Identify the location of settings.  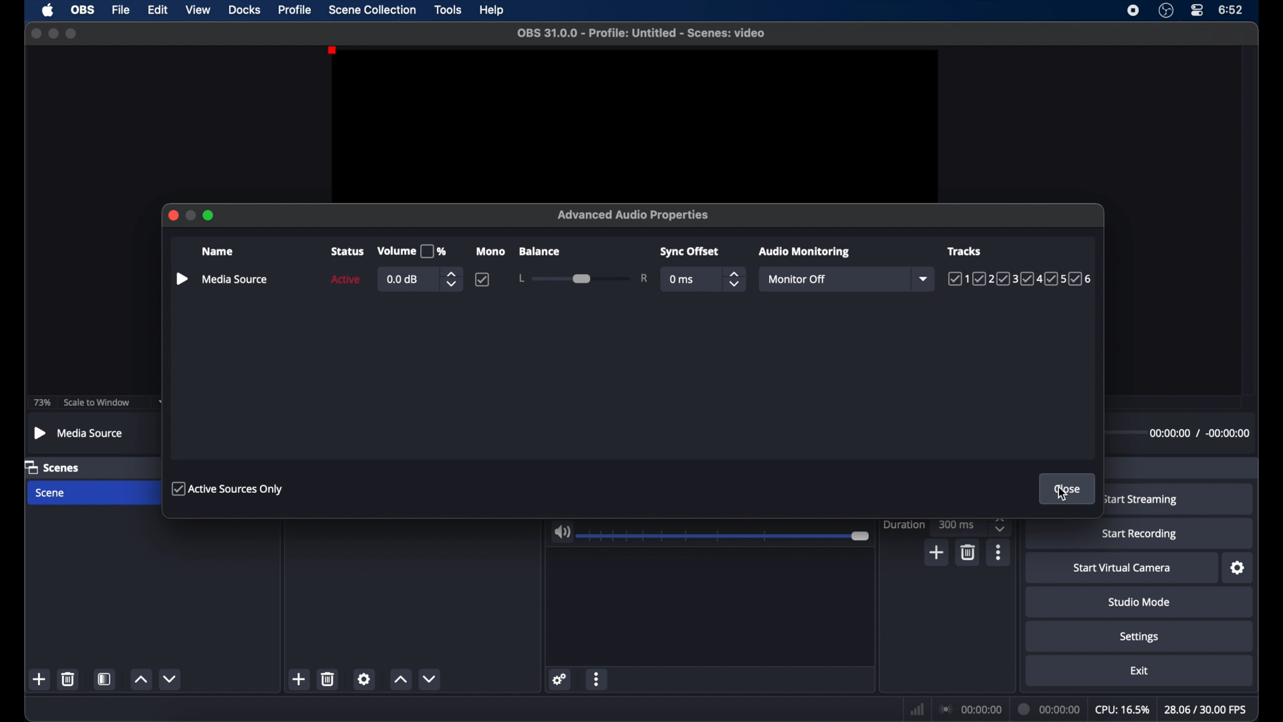
(561, 679).